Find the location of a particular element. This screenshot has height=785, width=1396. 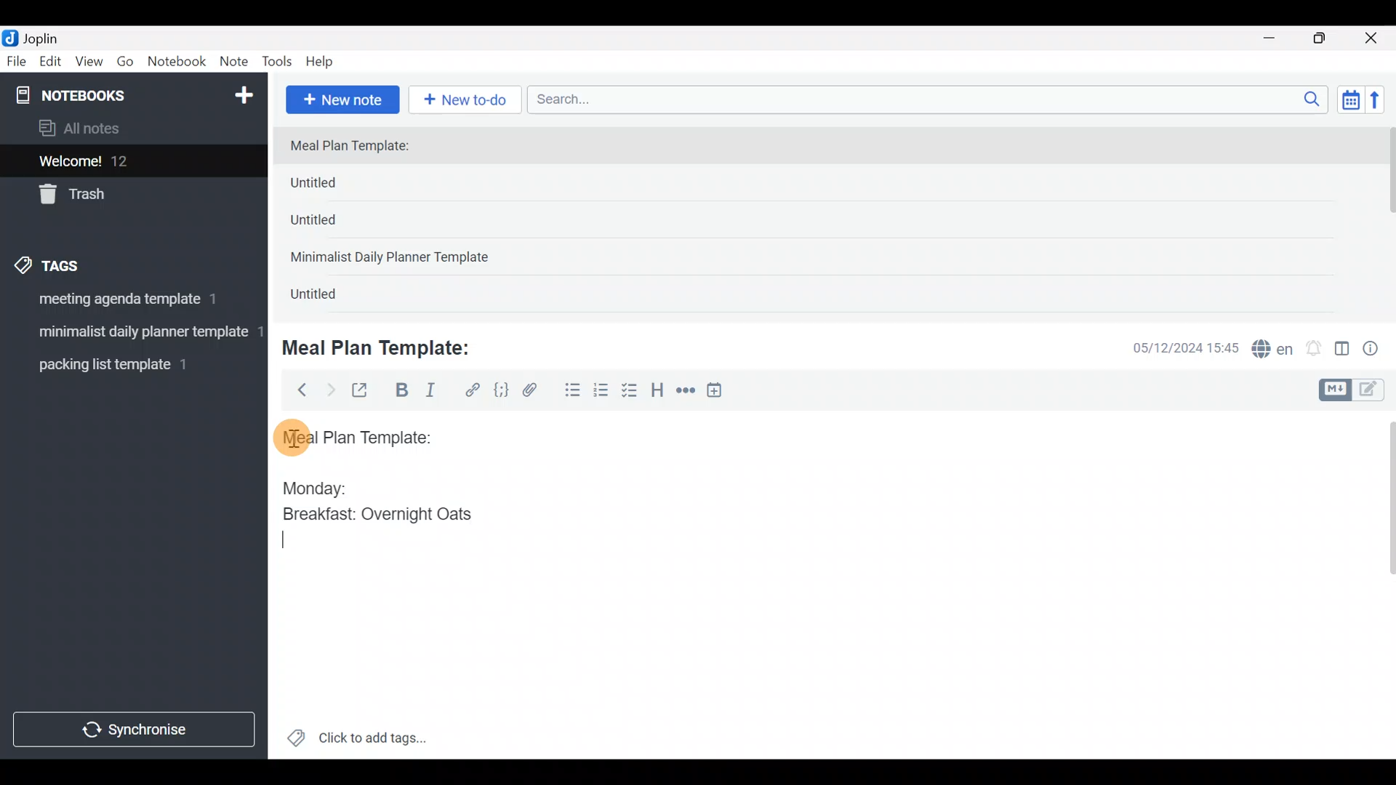

Tags is located at coordinates (81, 263).